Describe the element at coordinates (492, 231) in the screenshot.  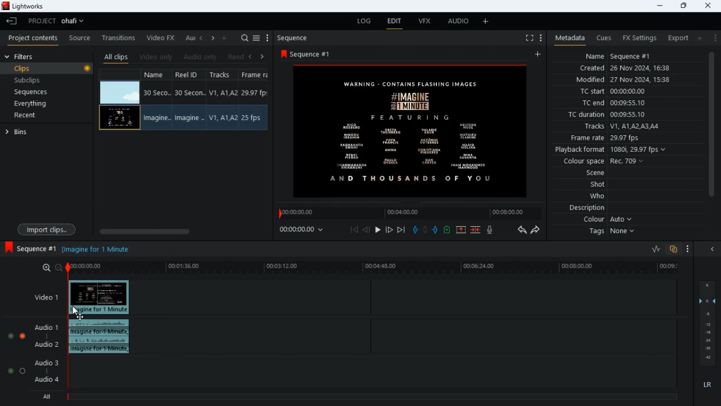
I see `mic` at that location.